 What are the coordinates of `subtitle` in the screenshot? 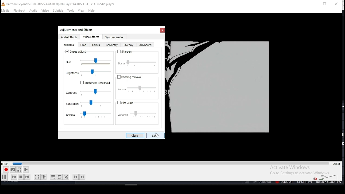 It's located at (58, 11).